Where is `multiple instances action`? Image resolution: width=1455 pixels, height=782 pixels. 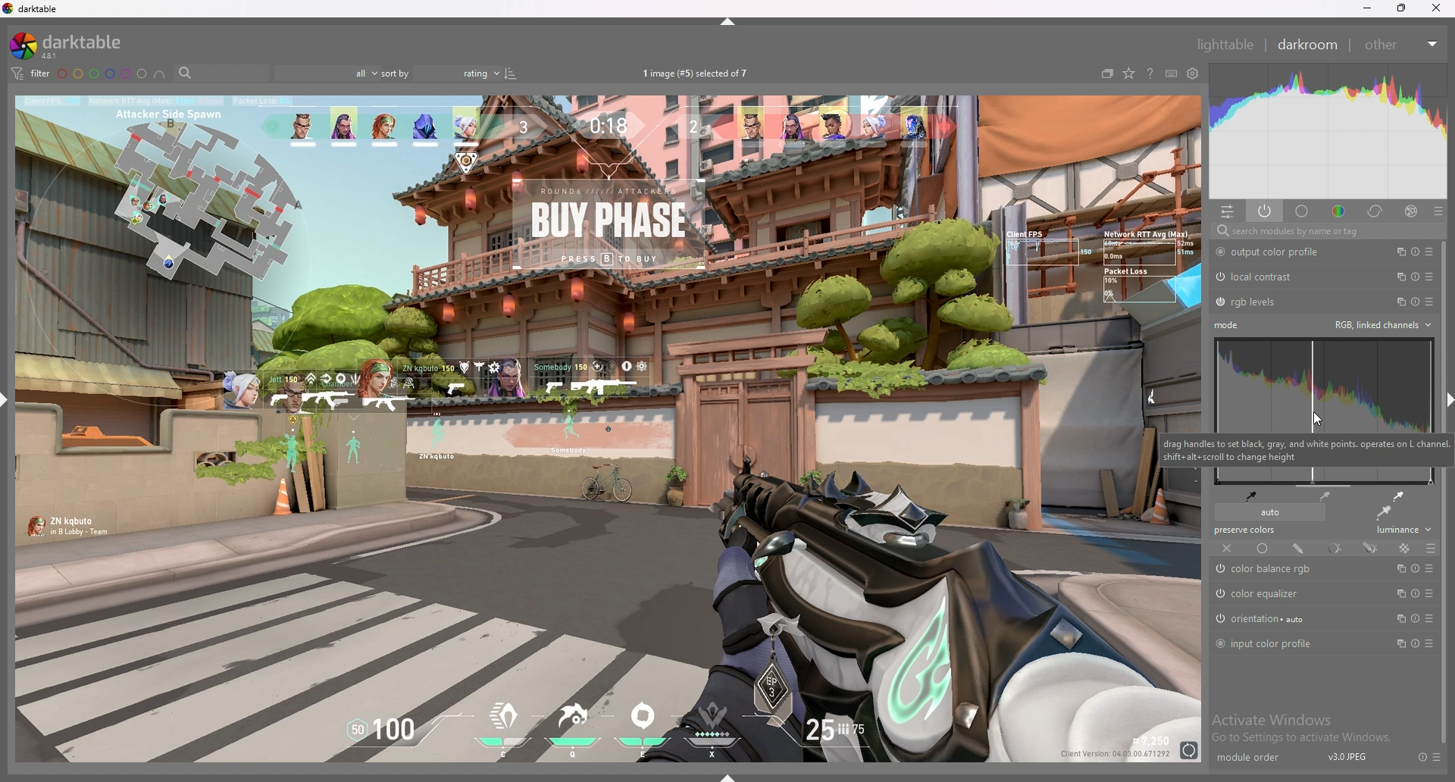
multiple instances action is located at coordinates (1397, 593).